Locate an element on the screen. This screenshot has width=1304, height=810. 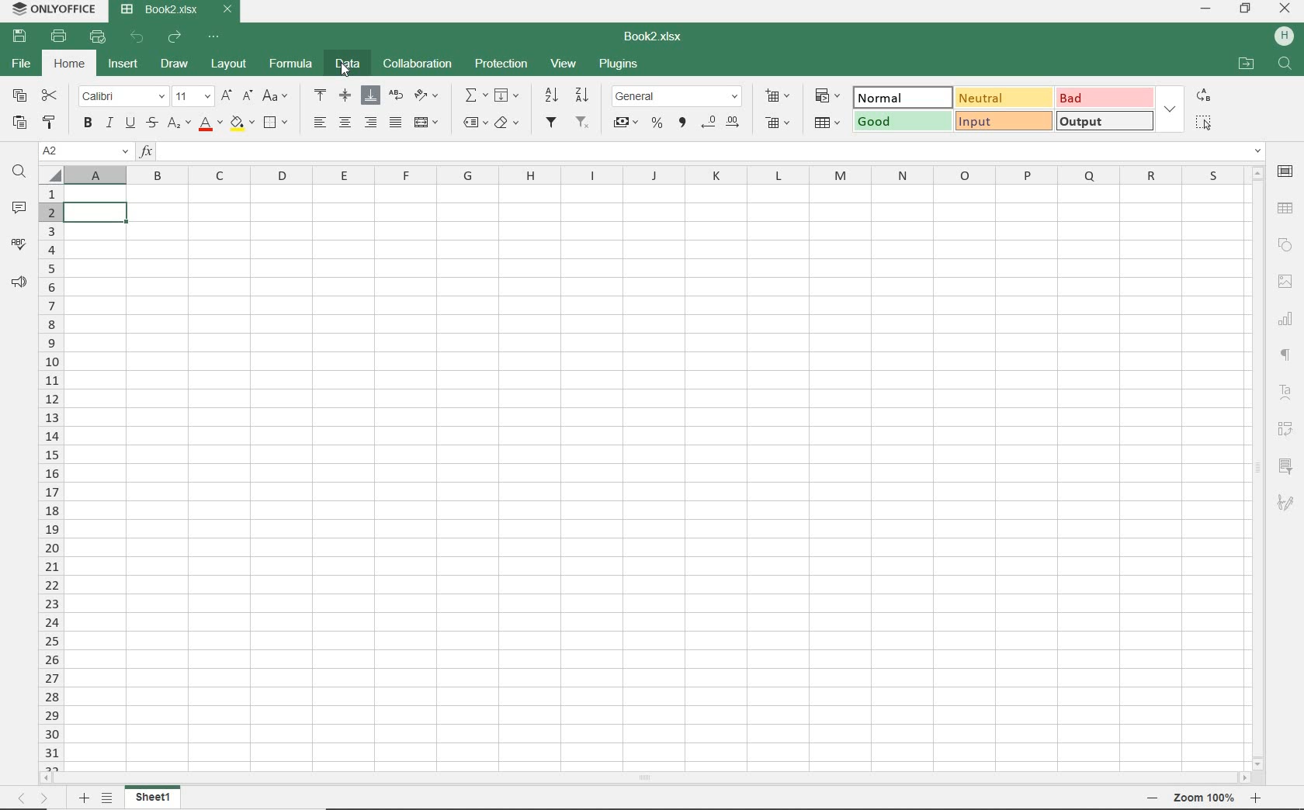
SHAPE is located at coordinates (1285, 247).